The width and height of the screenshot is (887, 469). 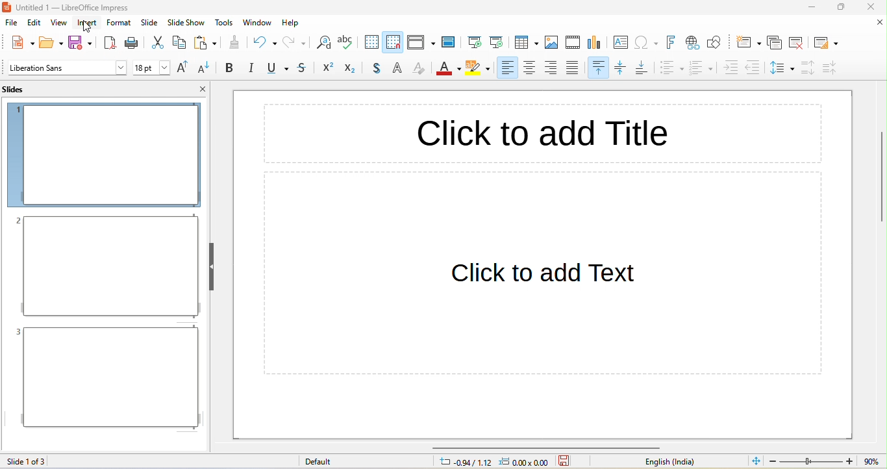 I want to click on set line spacing, so click(x=782, y=70).